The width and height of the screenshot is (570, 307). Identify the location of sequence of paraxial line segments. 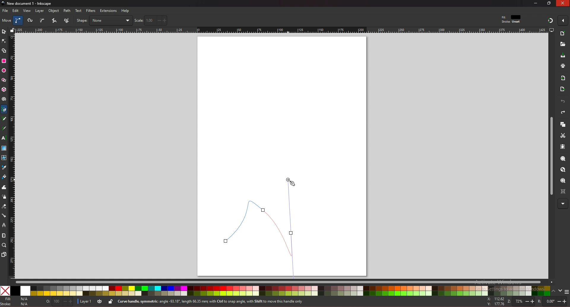
(67, 21).